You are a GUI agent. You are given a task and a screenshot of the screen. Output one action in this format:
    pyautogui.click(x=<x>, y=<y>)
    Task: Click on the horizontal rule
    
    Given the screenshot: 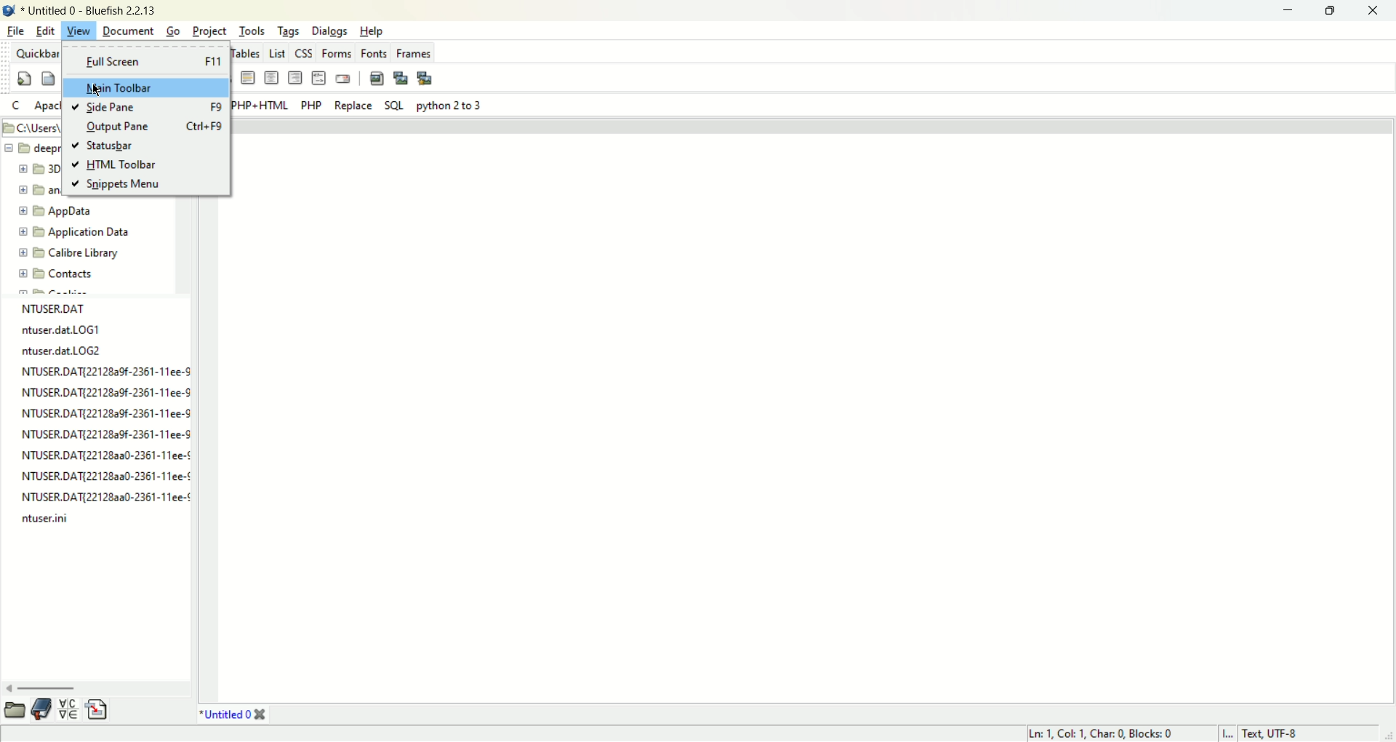 What is the action you would take?
    pyautogui.click(x=249, y=78)
    